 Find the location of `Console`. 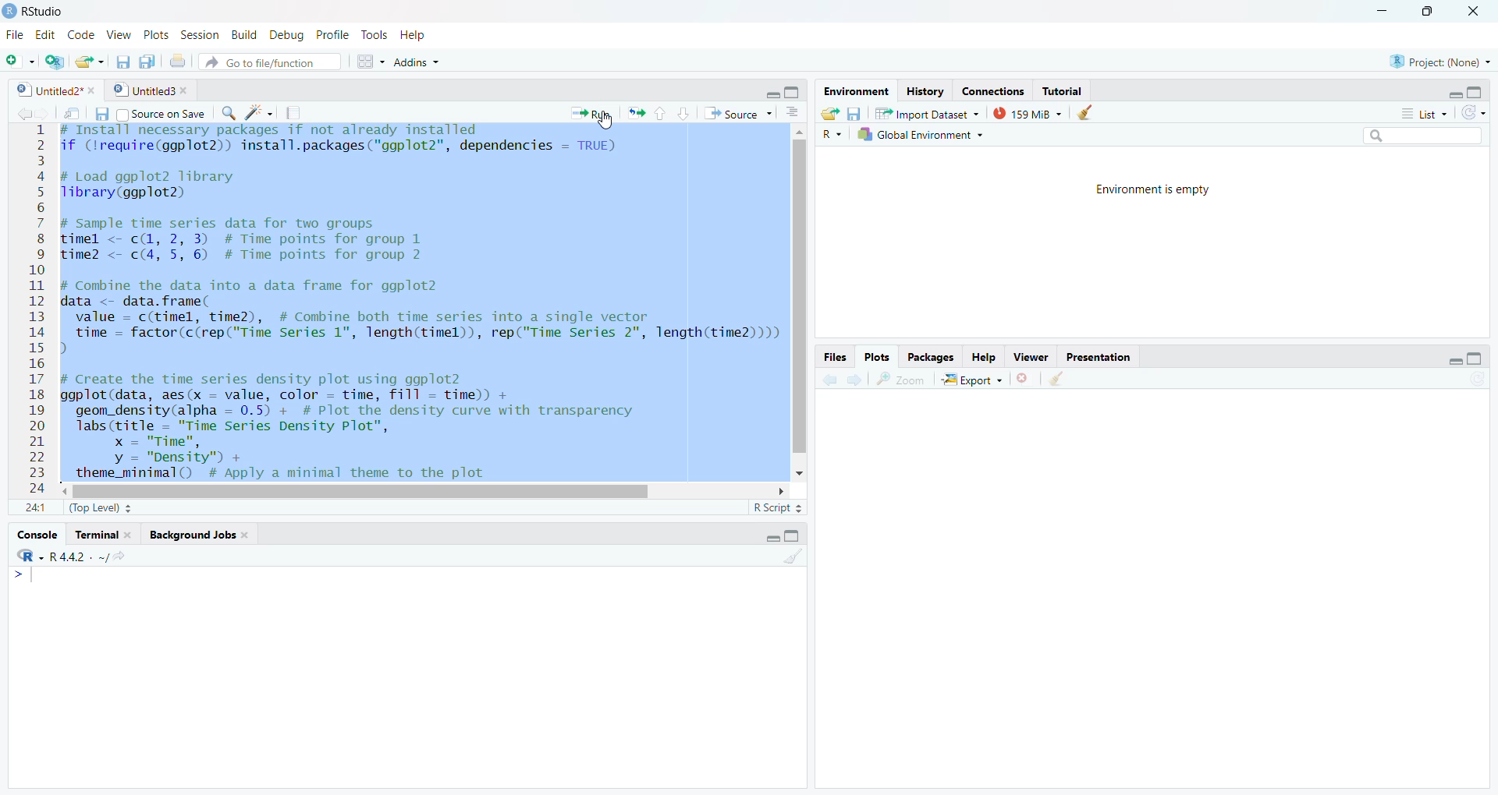

Console is located at coordinates (36, 536).